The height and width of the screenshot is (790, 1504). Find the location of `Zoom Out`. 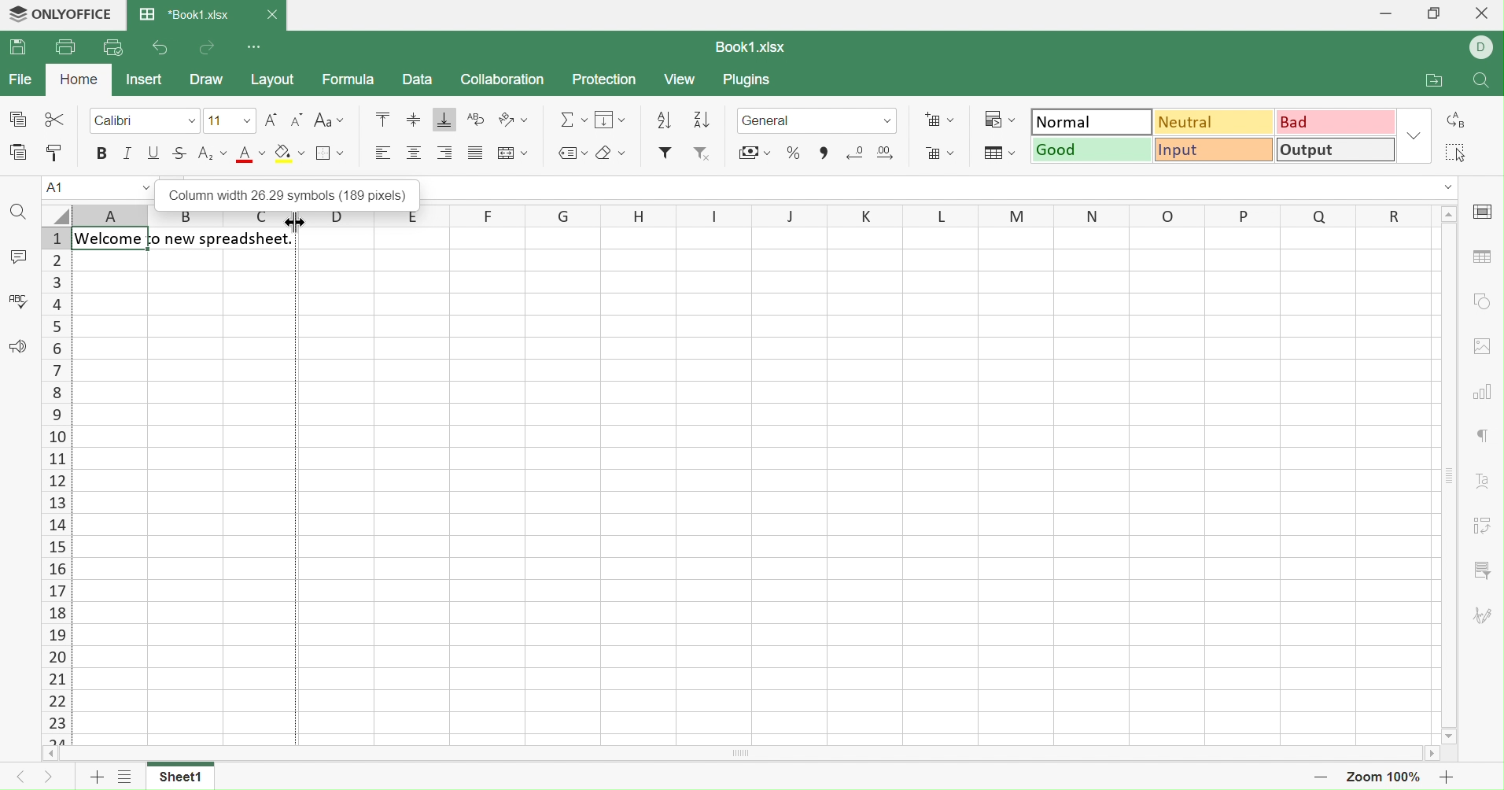

Zoom Out is located at coordinates (1321, 781).